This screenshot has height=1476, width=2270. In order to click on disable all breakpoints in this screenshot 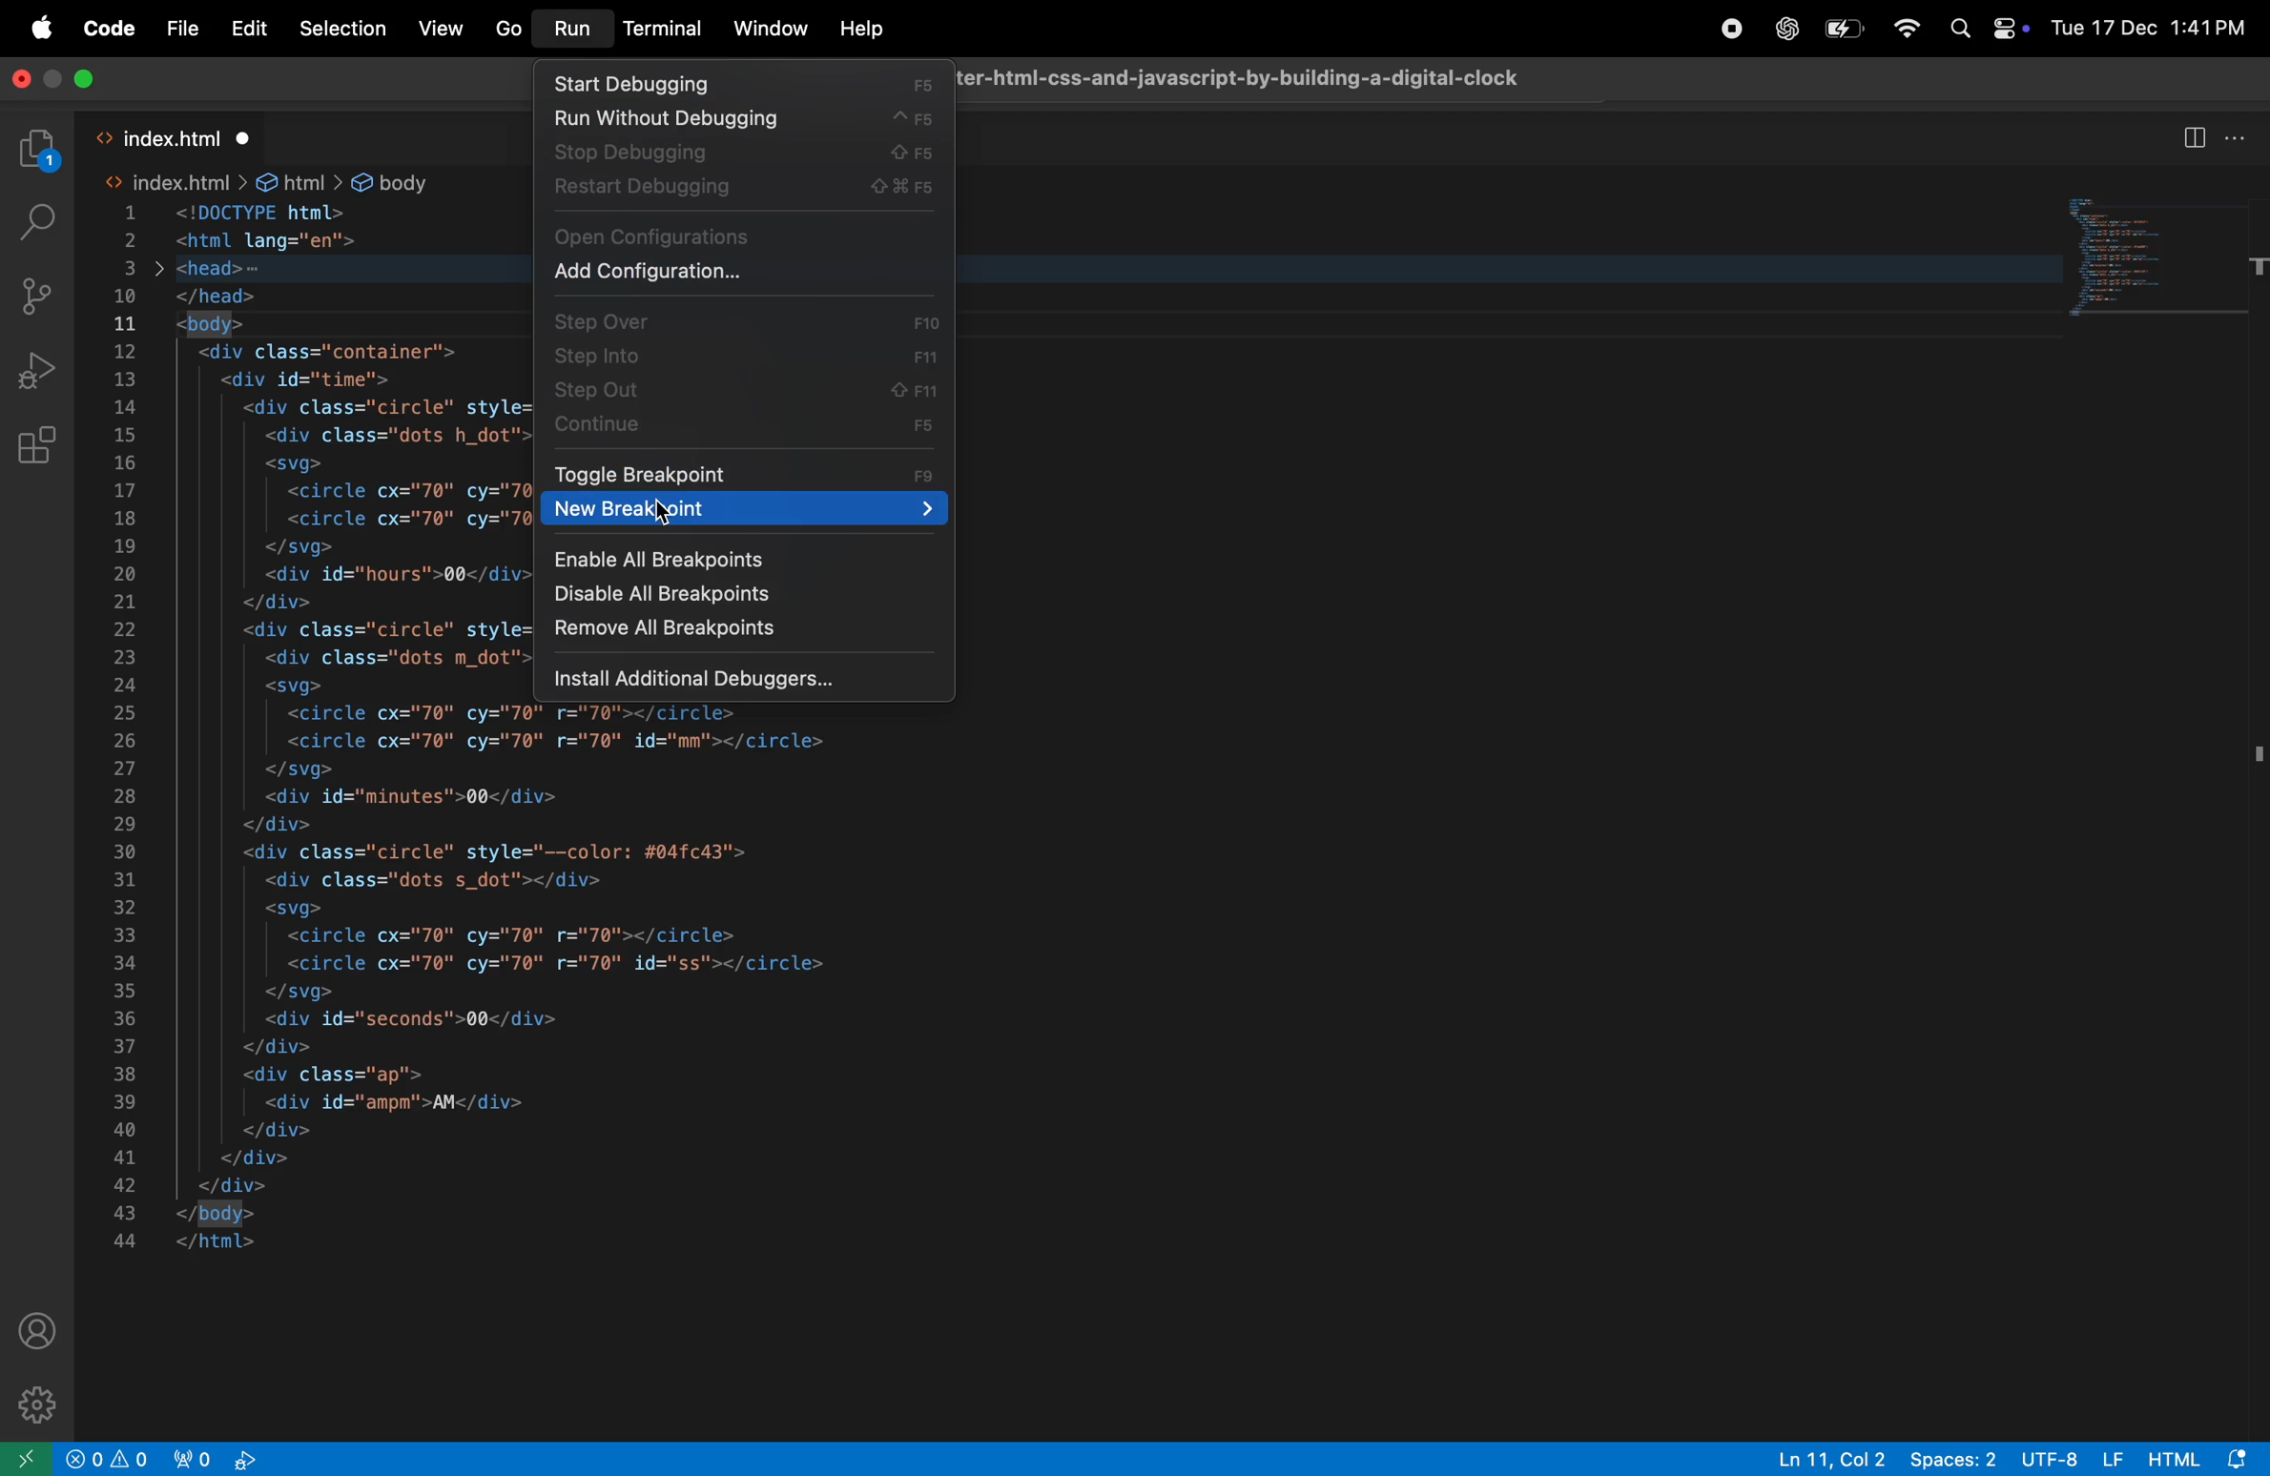, I will do `click(734, 598)`.